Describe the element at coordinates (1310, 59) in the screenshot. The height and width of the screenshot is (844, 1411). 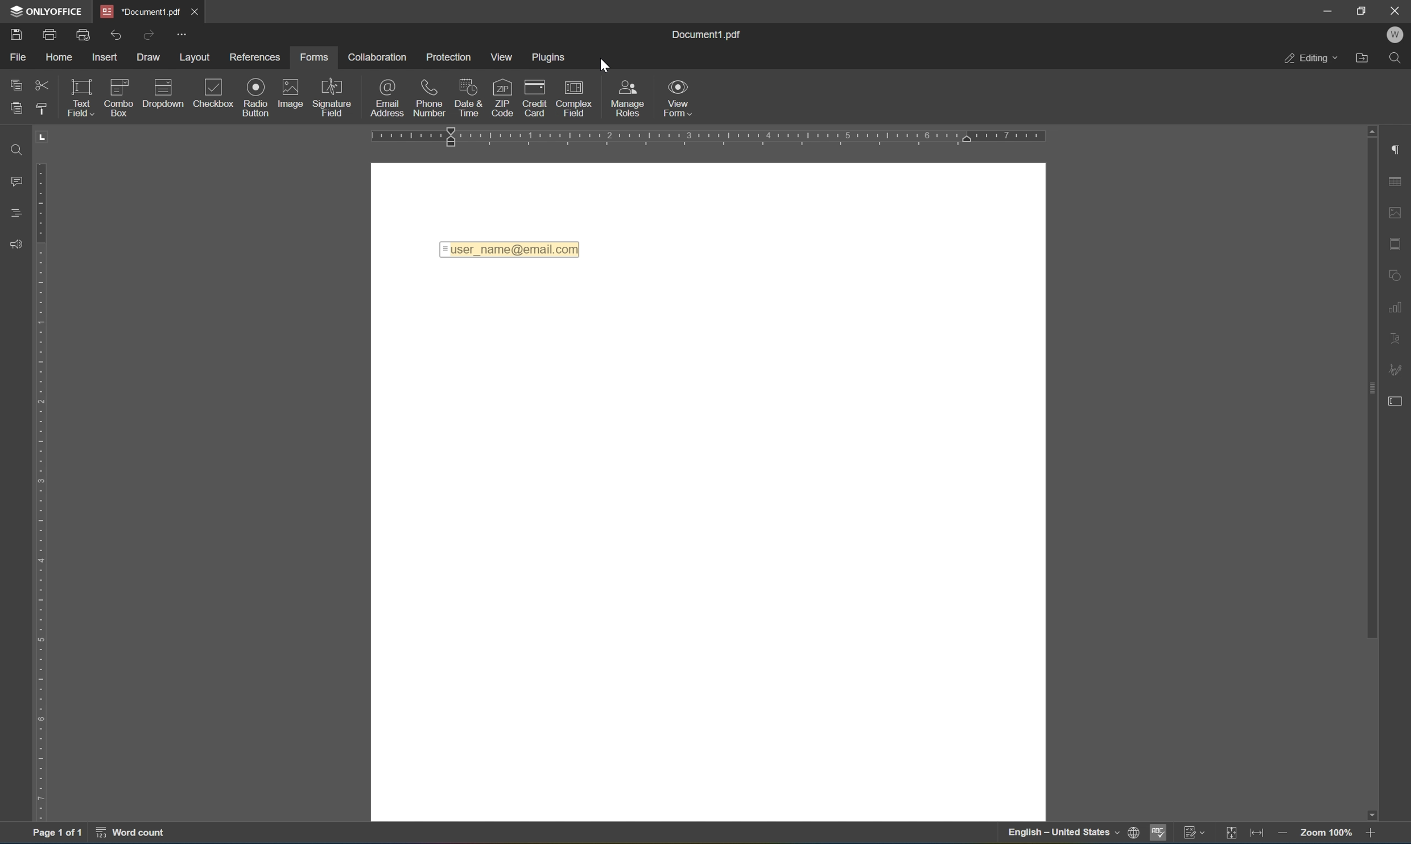
I see `editing` at that location.